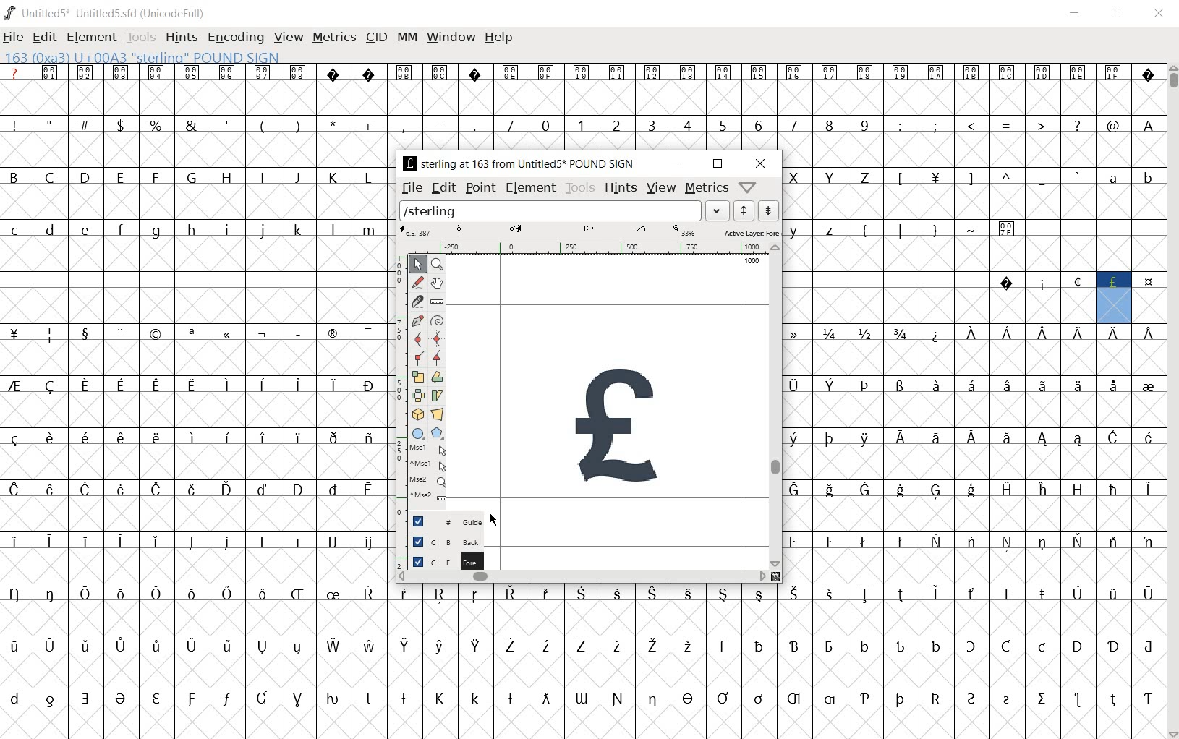 This screenshot has height=739, width=1179. I want to click on `, so click(1076, 177).